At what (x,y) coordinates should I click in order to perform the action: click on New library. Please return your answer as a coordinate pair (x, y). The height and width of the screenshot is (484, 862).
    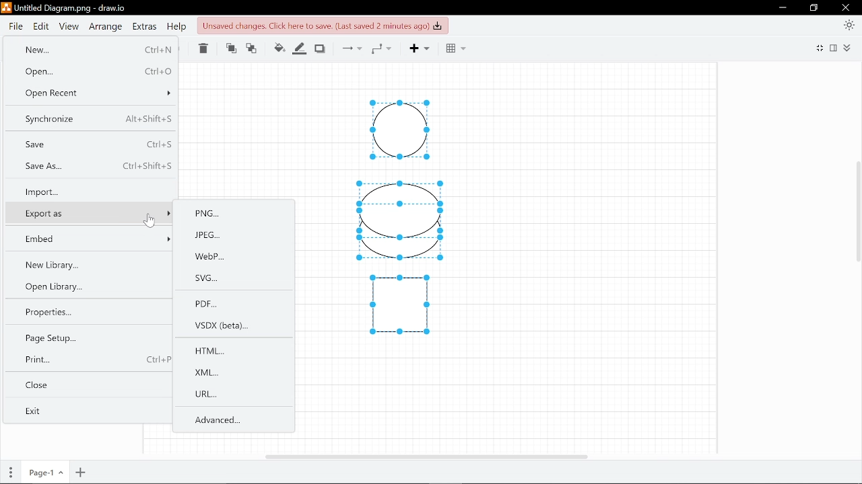
    Looking at the image, I should click on (88, 265).